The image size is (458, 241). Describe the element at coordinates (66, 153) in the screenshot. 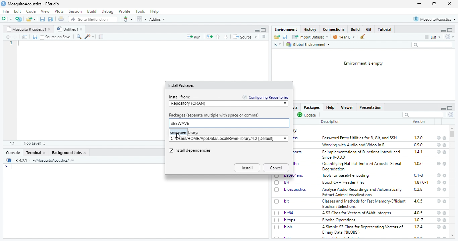

I see `Background Jobs` at that location.